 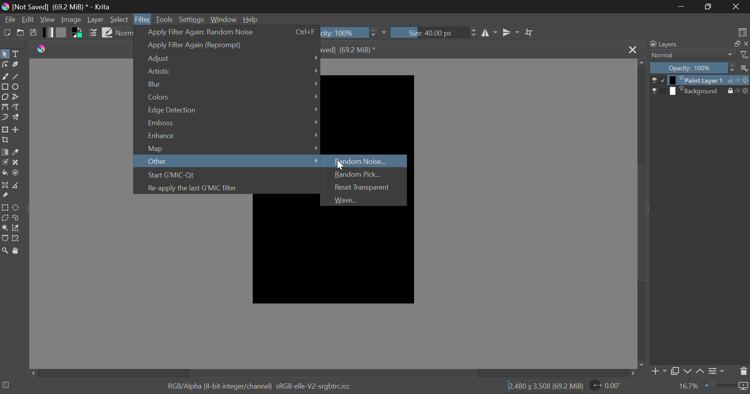 I want to click on Other, so click(x=228, y=162).